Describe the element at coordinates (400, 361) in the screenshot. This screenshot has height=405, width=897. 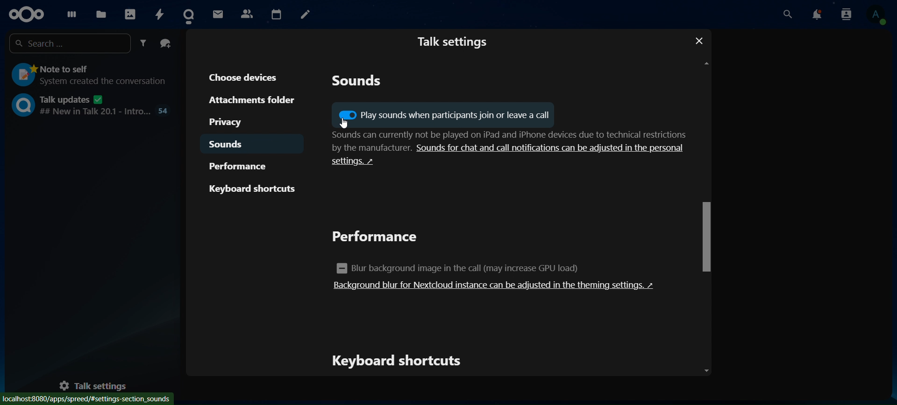
I see `keyboard shortcuts` at that location.